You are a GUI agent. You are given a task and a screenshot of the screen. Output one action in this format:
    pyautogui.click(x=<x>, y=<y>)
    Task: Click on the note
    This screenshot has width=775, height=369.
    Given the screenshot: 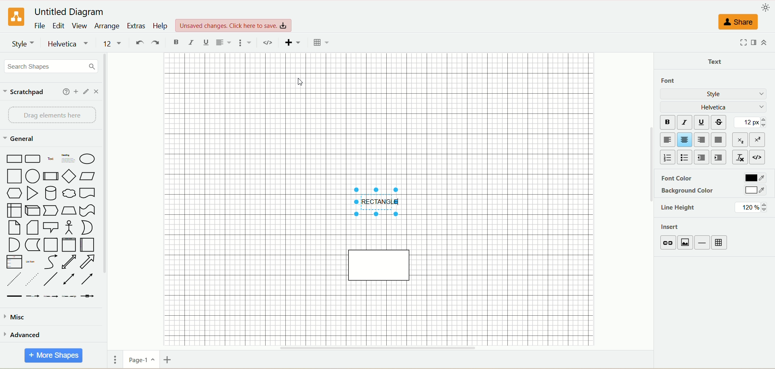 What is the action you would take?
    pyautogui.click(x=14, y=228)
    